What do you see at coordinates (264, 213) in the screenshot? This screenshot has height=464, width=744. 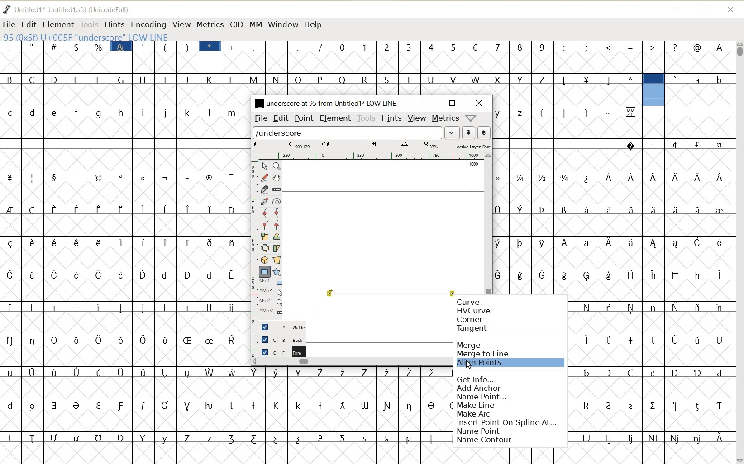 I see `add a curve point` at bounding box center [264, 213].